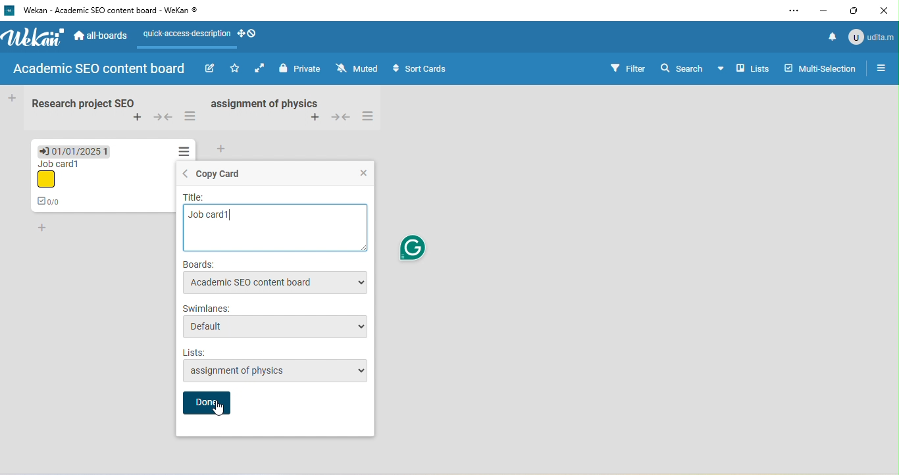 This screenshot has width=899, height=475. Describe the element at coordinates (10, 10) in the screenshot. I see `wekan logo` at that location.